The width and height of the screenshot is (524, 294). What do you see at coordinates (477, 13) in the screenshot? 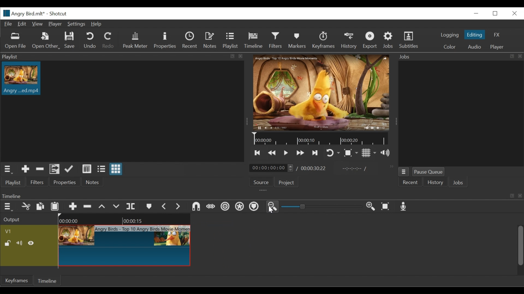
I see `Minimize` at bounding box center [477, 13].